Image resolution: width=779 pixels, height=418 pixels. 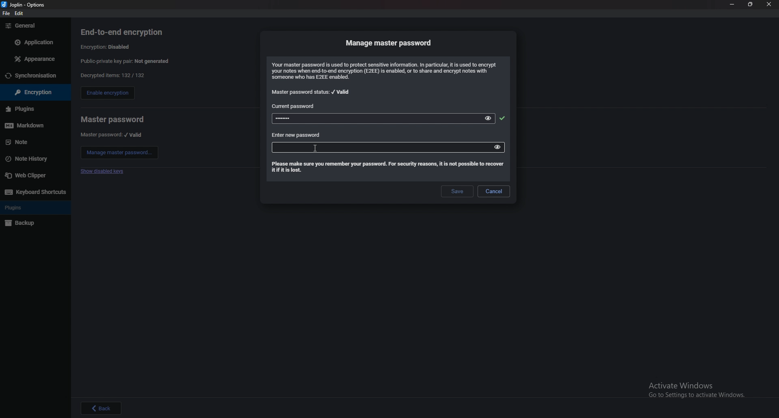 What do you see at coordinates (25, 4) in the screenshot?
I see `options` at bounding box center [25, 4].